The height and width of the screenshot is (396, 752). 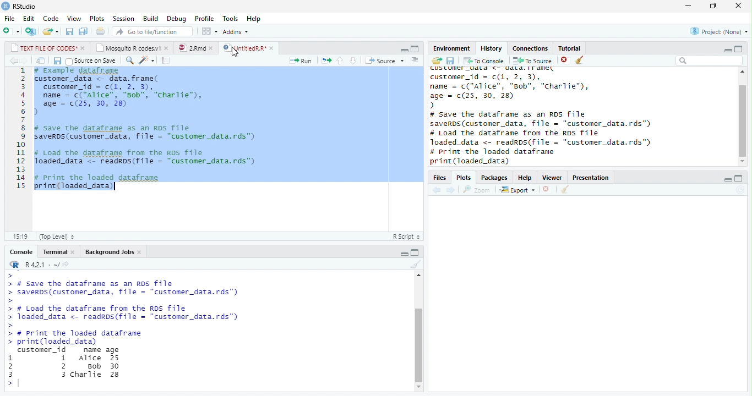 What do you see at coordinates (141, 252) in the screenshot?
I see `close` at bounding box center [141, 252].